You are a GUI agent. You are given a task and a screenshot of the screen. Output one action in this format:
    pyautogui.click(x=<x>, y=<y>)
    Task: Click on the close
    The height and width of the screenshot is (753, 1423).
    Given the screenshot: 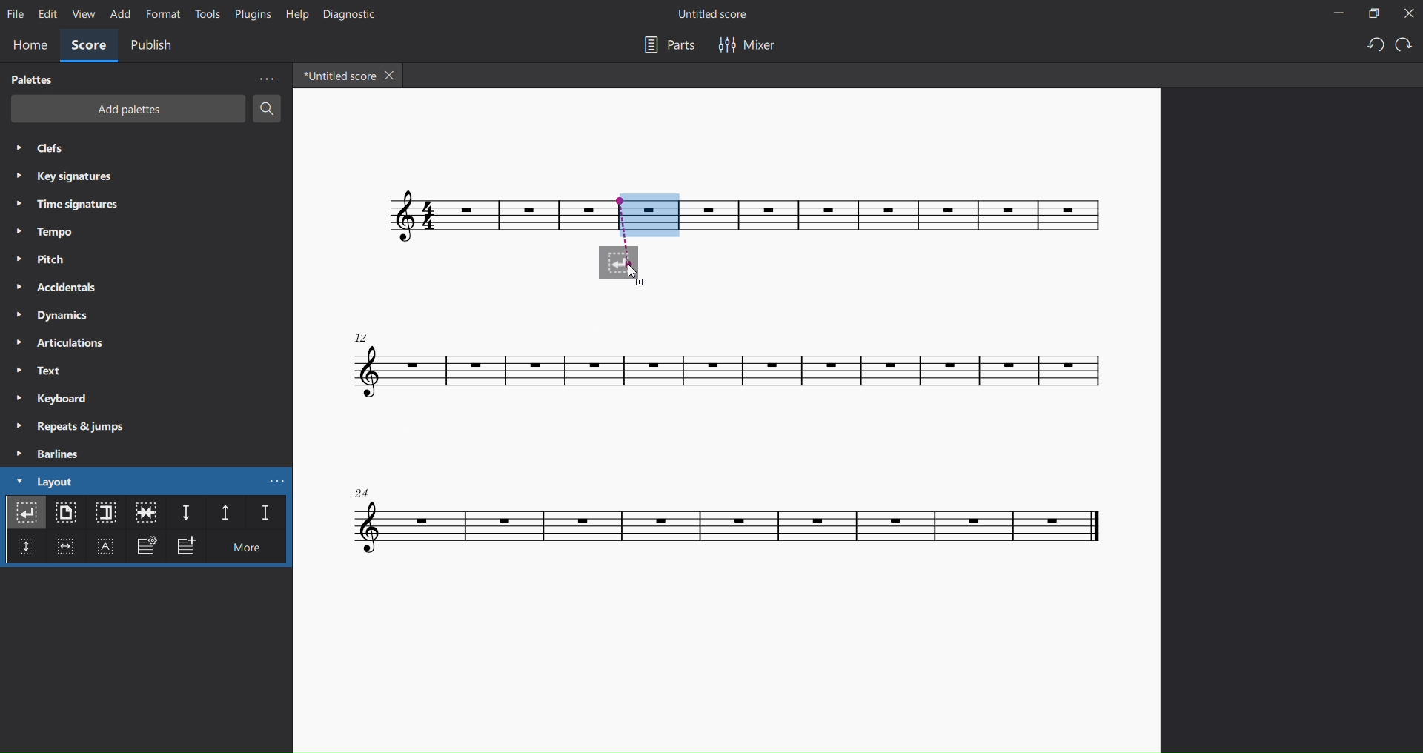 What is the action you would take?
    pyautogui.click(x=1407, y=14)
    